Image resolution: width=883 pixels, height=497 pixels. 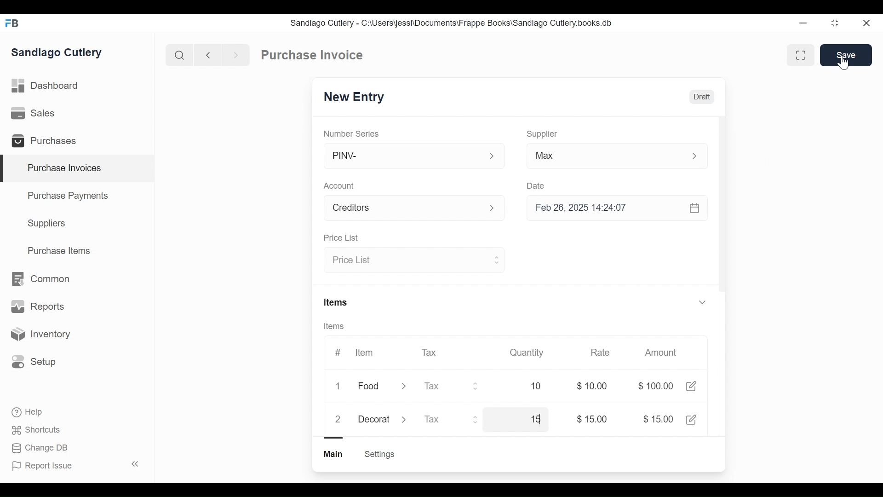 What do you see at coordinates (379, 454) in the screenshot?
I see `Settings` at bounding box center [379, 454].